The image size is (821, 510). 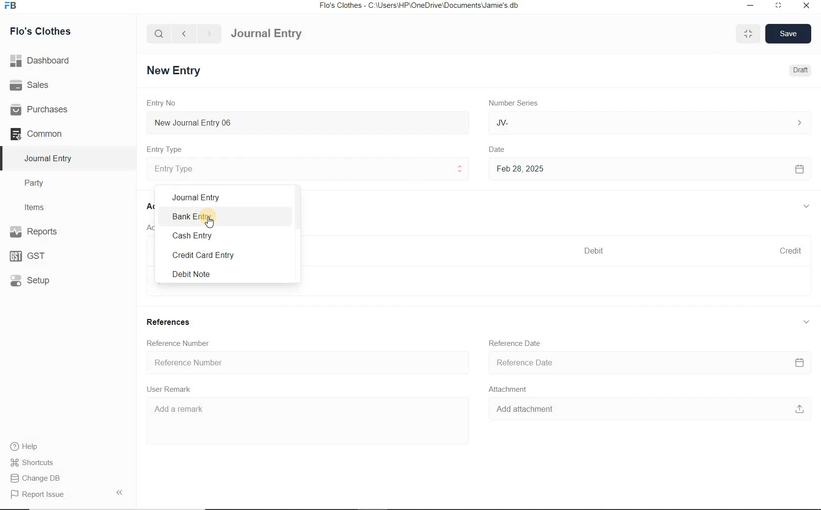 I want to click on collapse, so click(x=805, y=323).